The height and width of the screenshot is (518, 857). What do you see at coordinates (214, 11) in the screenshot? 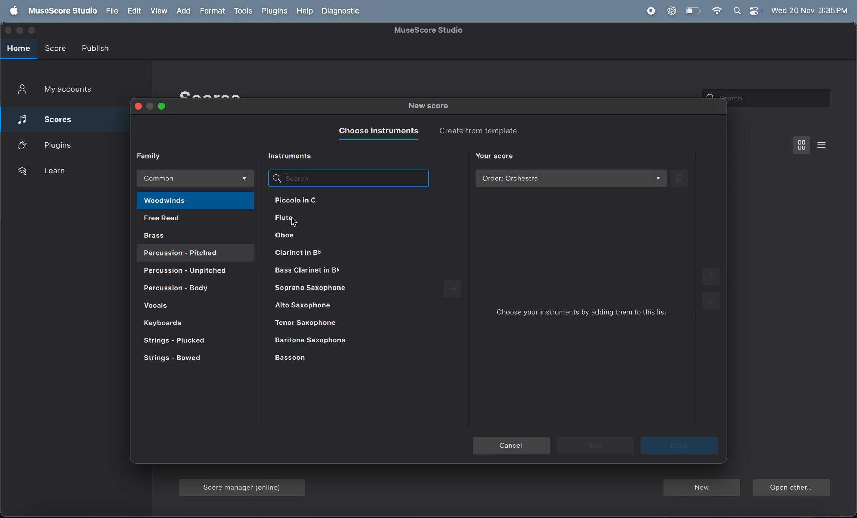
I see `format` at bounding box center [214, 11].